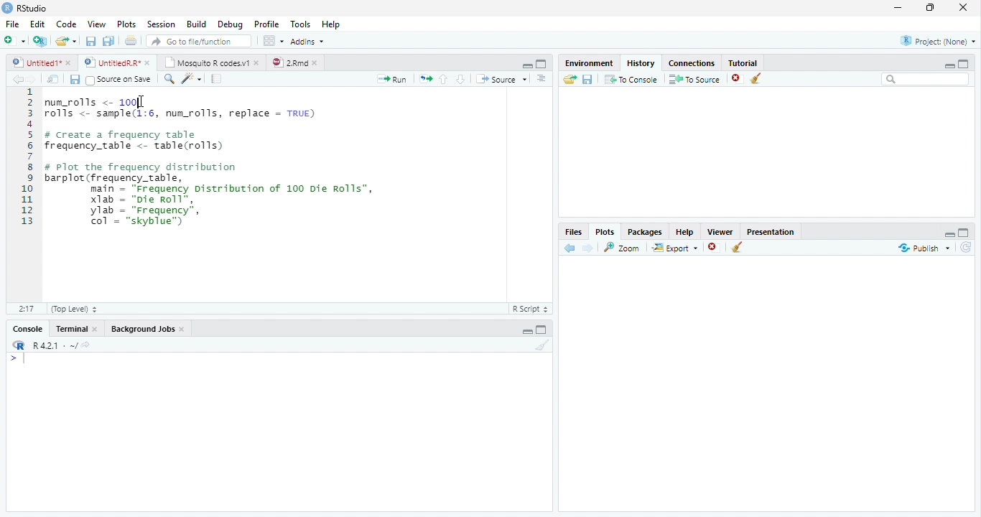  I want to click on 1:1, so click(25, 309).